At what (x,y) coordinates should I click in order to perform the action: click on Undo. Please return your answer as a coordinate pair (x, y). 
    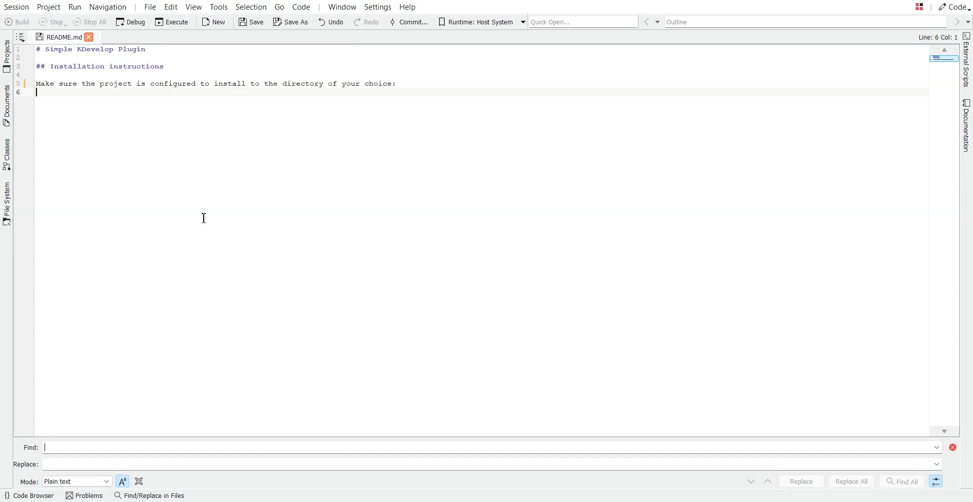
    Looking at the image, I should click on (332, 22).